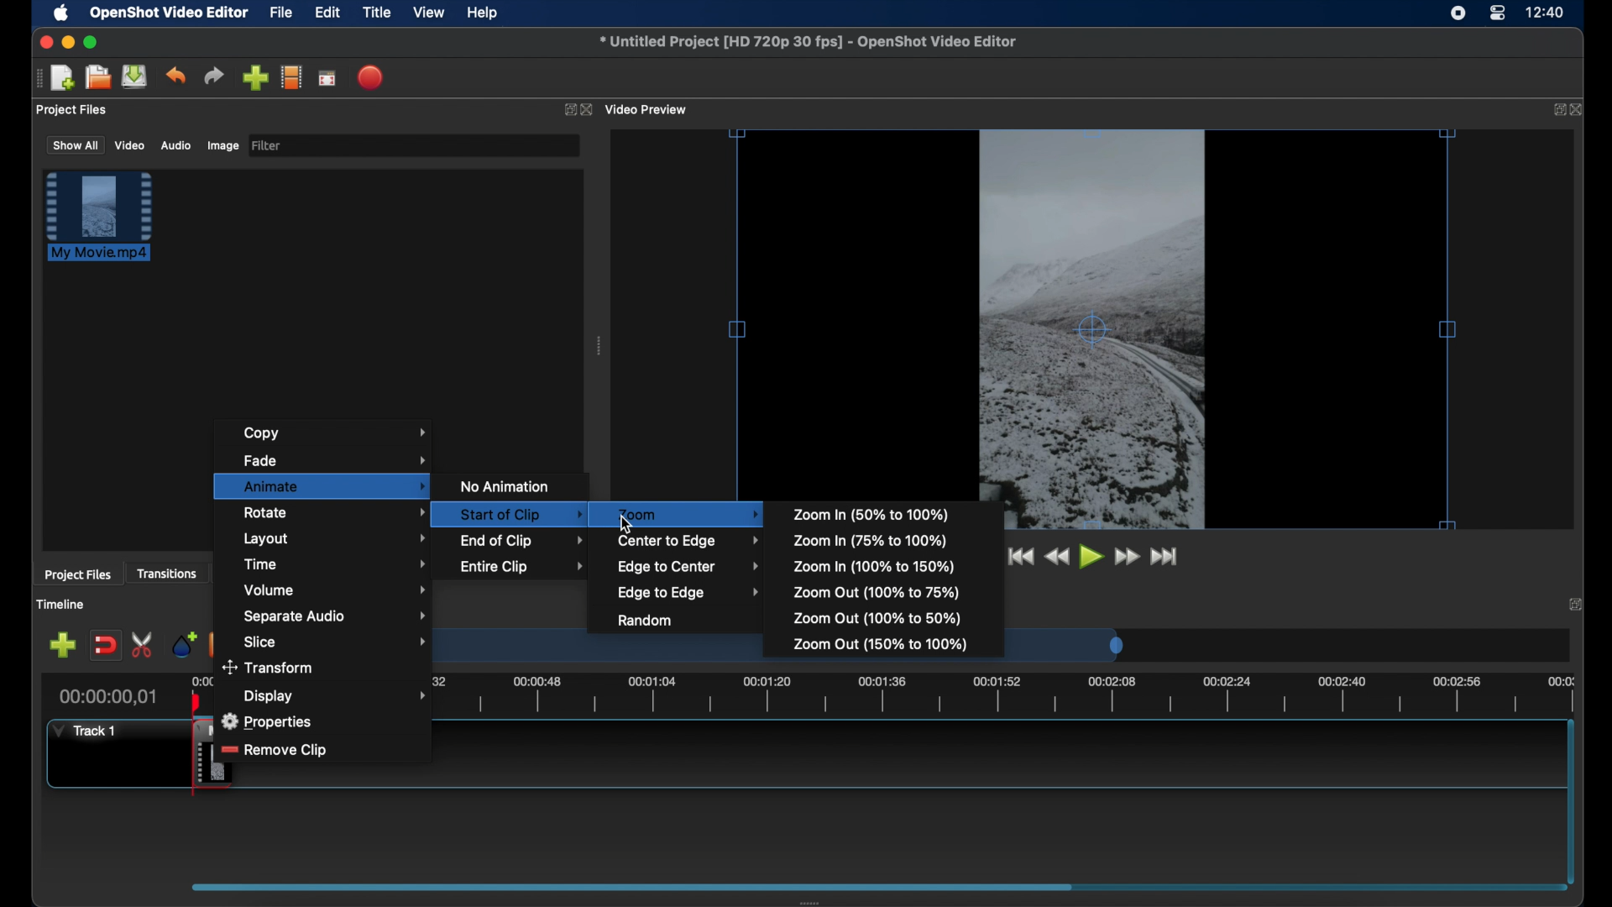 The height and width of the screenshot is (907, 1612). I want to click on start of clip menu, so click(505, 513).